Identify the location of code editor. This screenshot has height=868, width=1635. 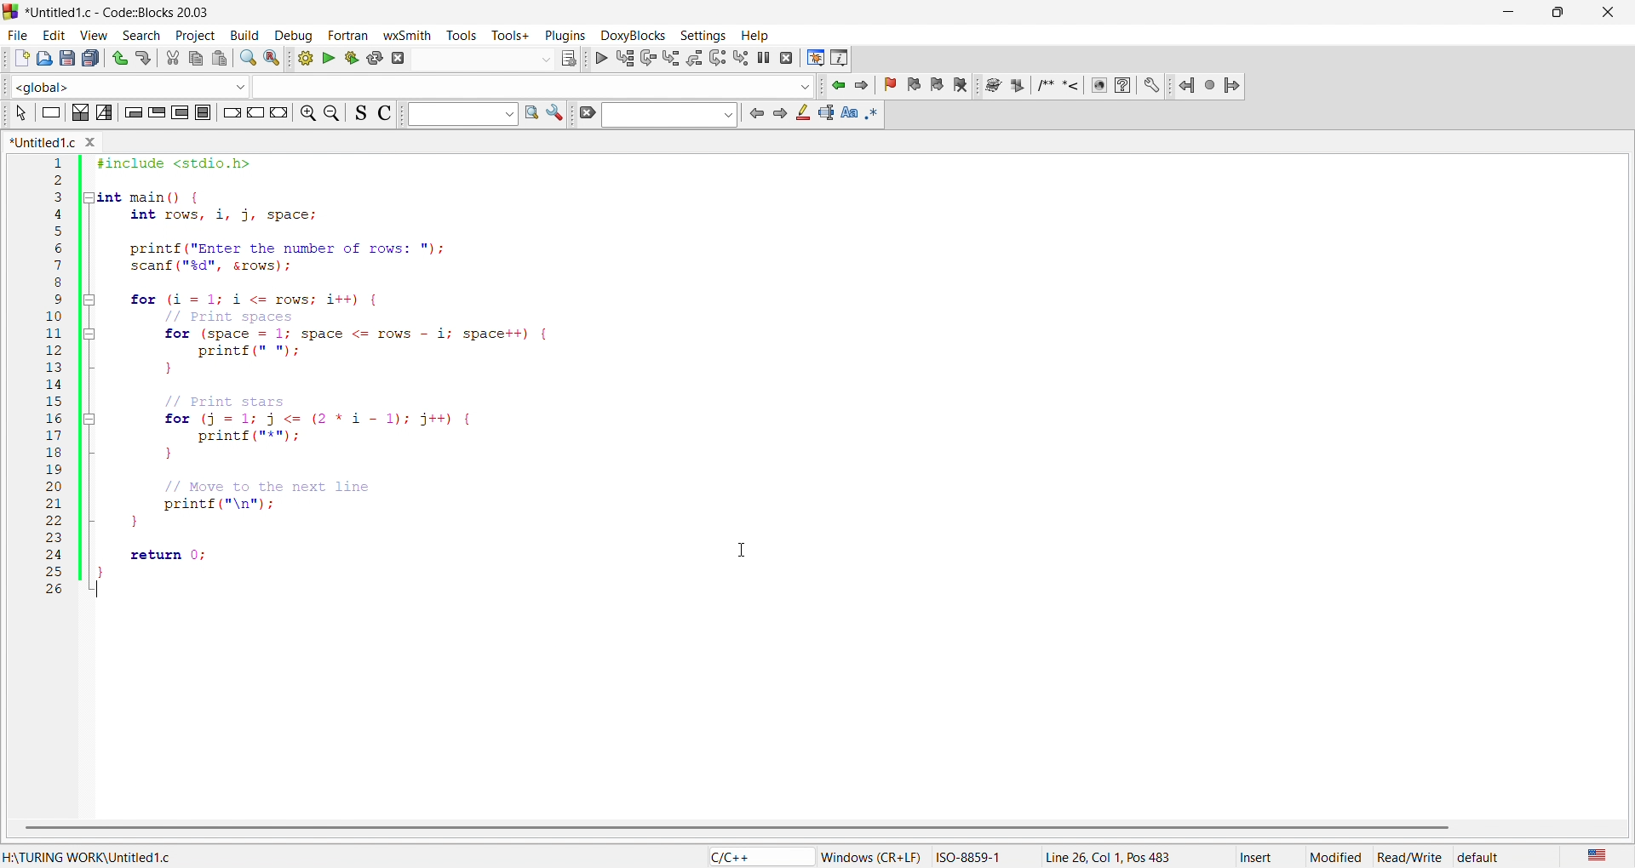
(358, 381).